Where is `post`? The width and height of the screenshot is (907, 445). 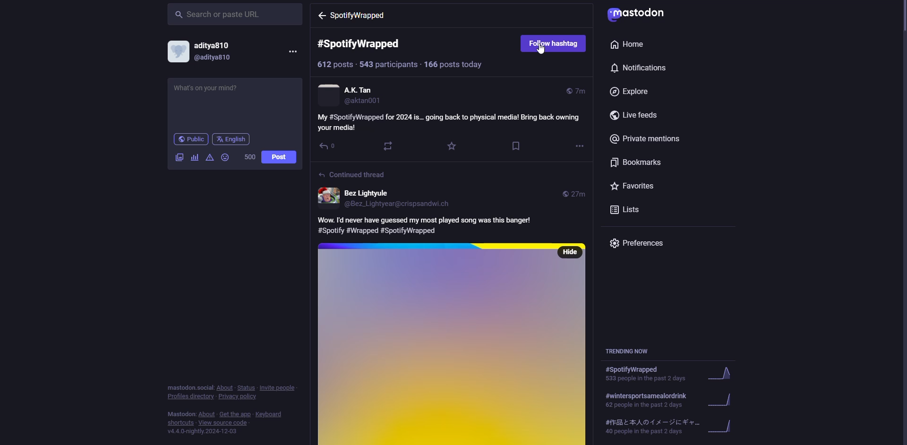
post is located at coordinates (428, 224).